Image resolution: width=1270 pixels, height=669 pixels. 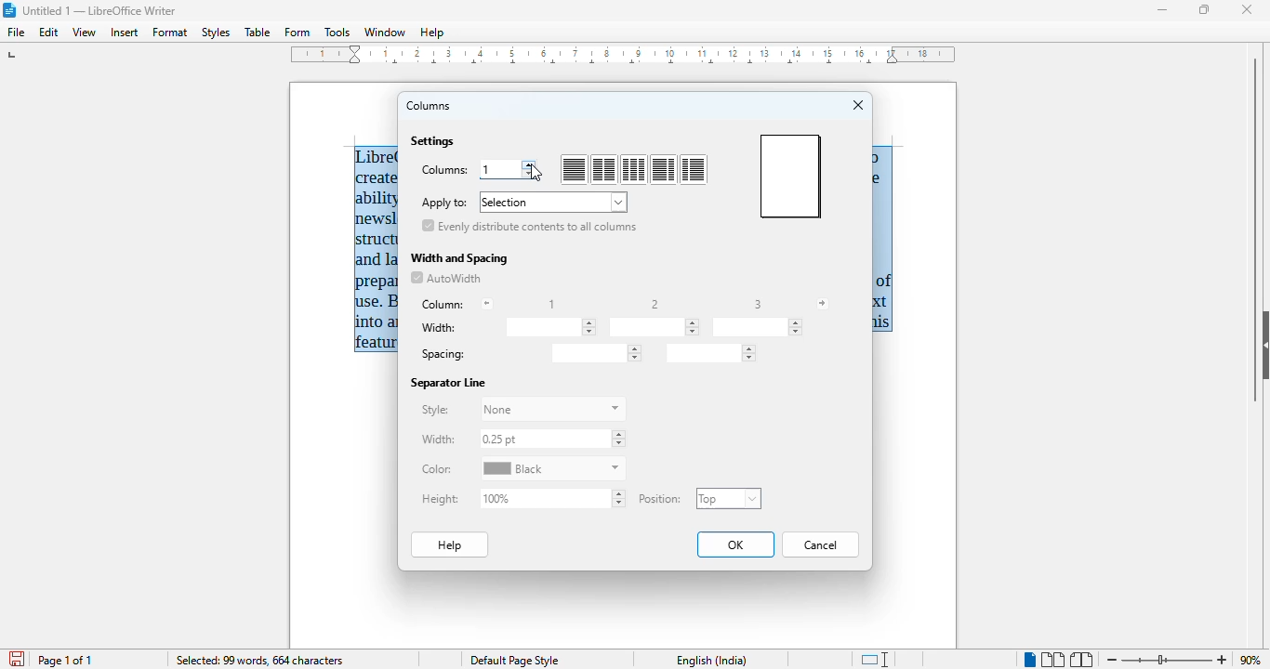 What do you see at coordinates (337, 32) in the screenshot?
I see `tools` at bounding box center [337, 32].